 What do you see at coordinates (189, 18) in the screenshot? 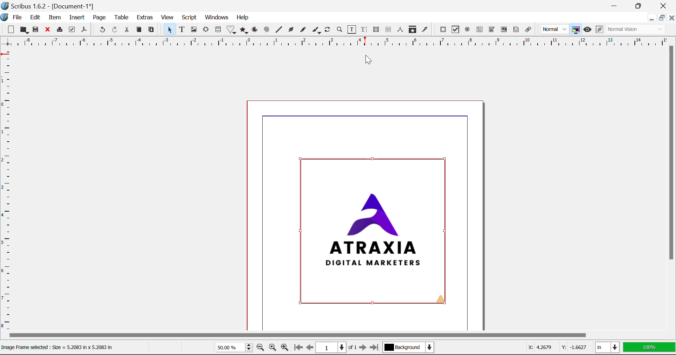
I see `Script` at bounding box center [189, 18].